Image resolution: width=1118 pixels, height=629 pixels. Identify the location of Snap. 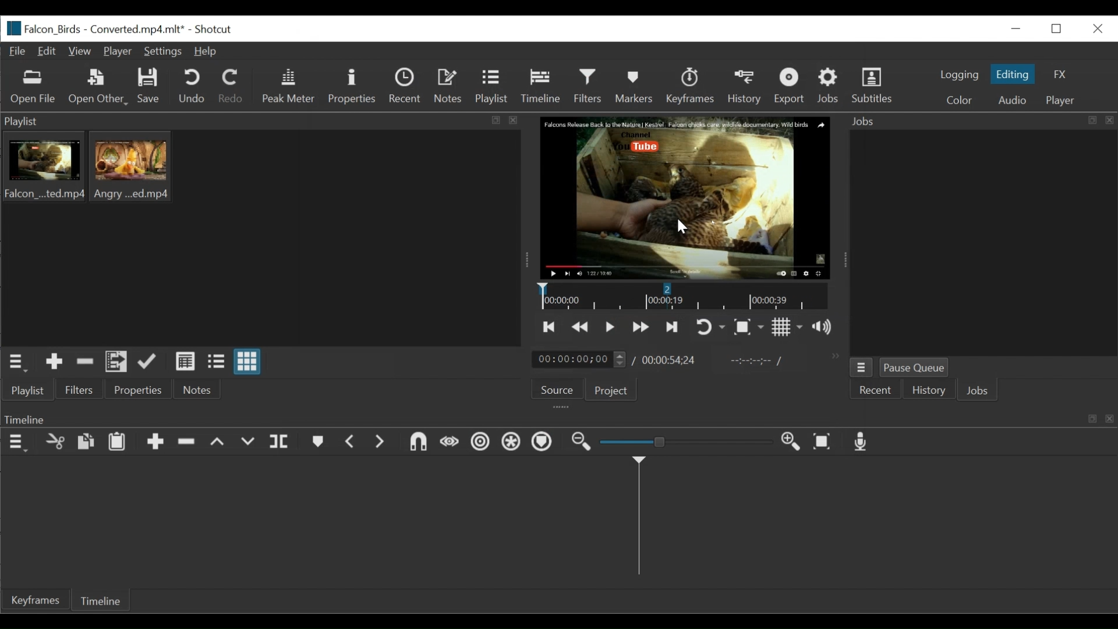
(420, 443).